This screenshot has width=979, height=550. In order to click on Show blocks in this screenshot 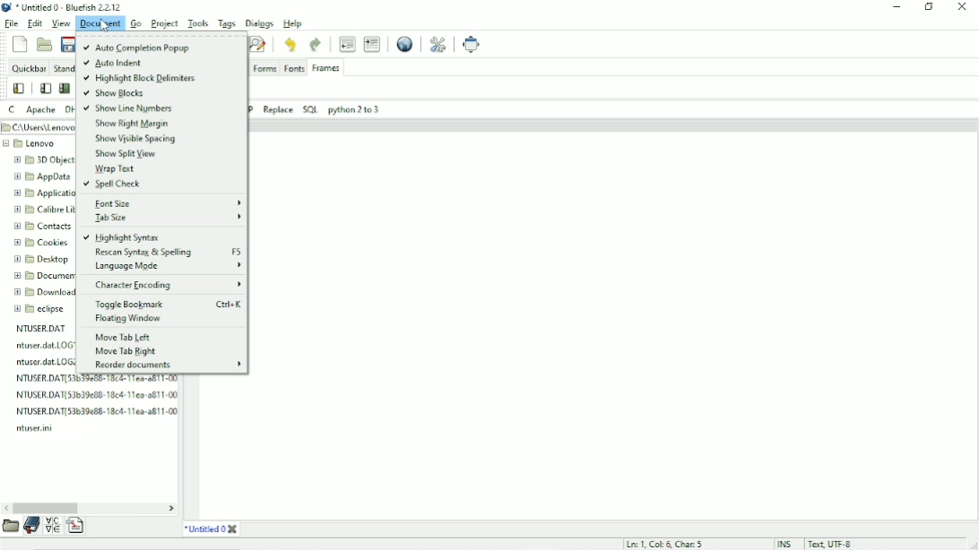, I will do `click(116, 94)`.